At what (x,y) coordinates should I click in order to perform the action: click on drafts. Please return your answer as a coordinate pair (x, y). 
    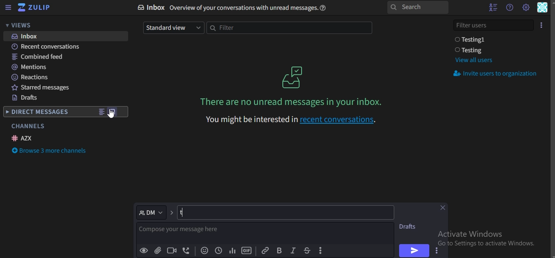
    Looking at the image, I should click on (26, 99).